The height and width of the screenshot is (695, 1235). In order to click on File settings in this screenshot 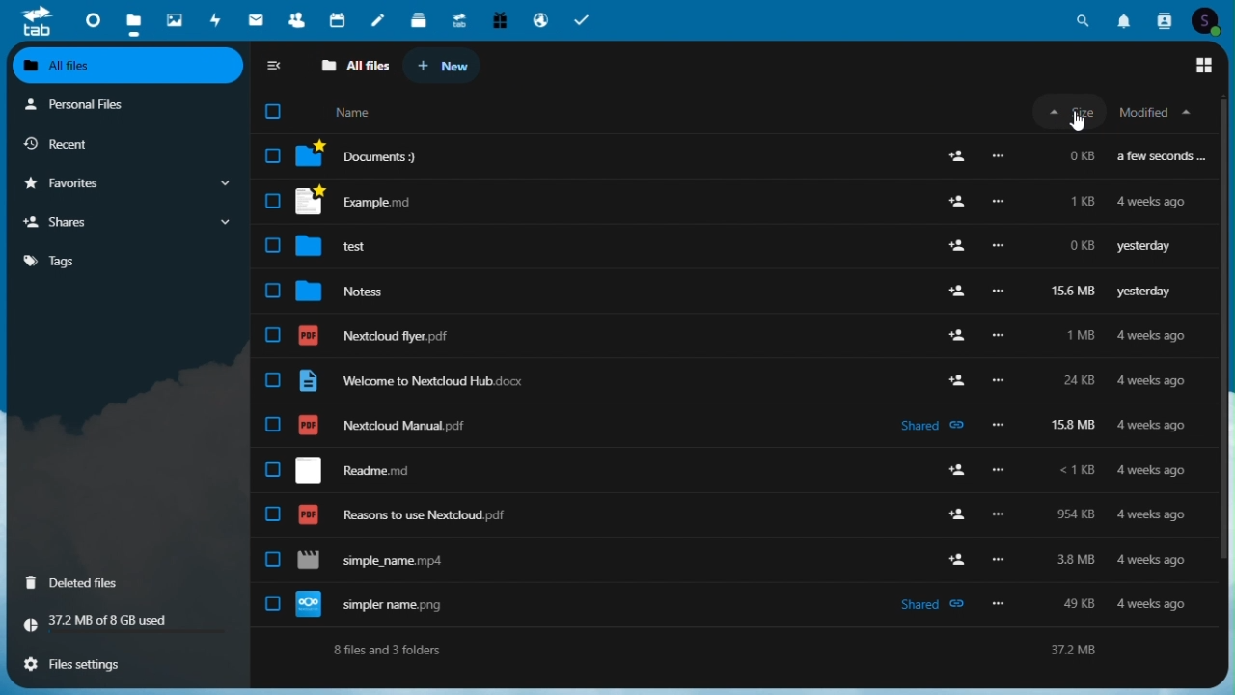, I will do `click(123, 665)`.